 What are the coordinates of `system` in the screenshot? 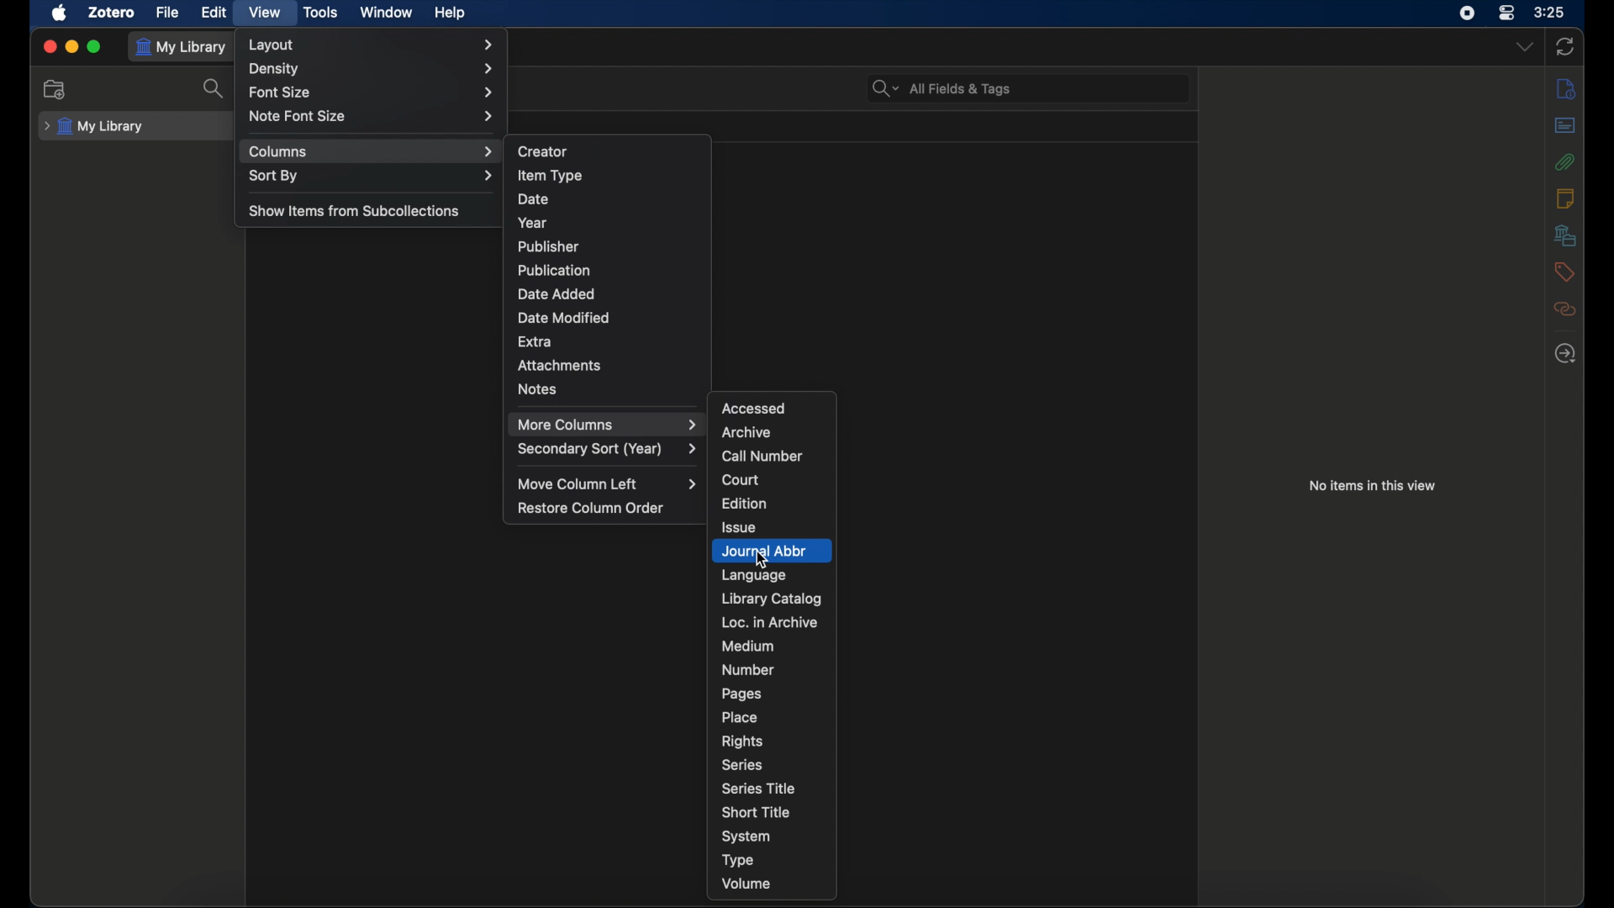 It's located at (746, 837).